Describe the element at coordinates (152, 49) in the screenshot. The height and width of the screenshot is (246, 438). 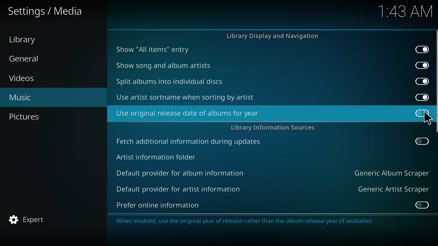
I see `show all items` at that location.